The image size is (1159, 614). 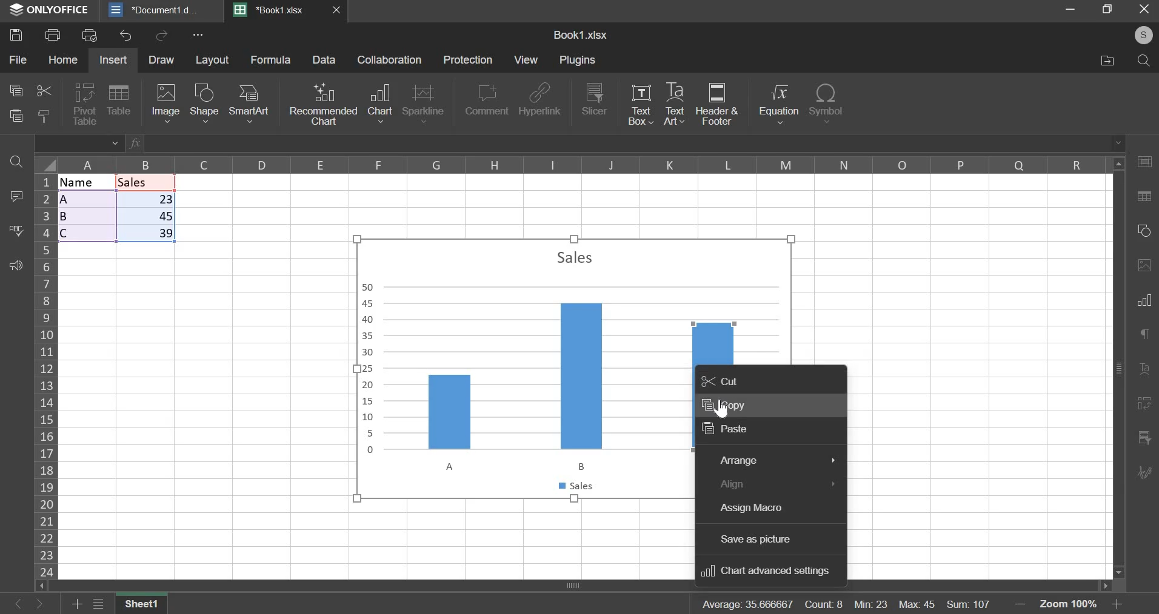 I want to click on layout, so click(x=212, y=60).